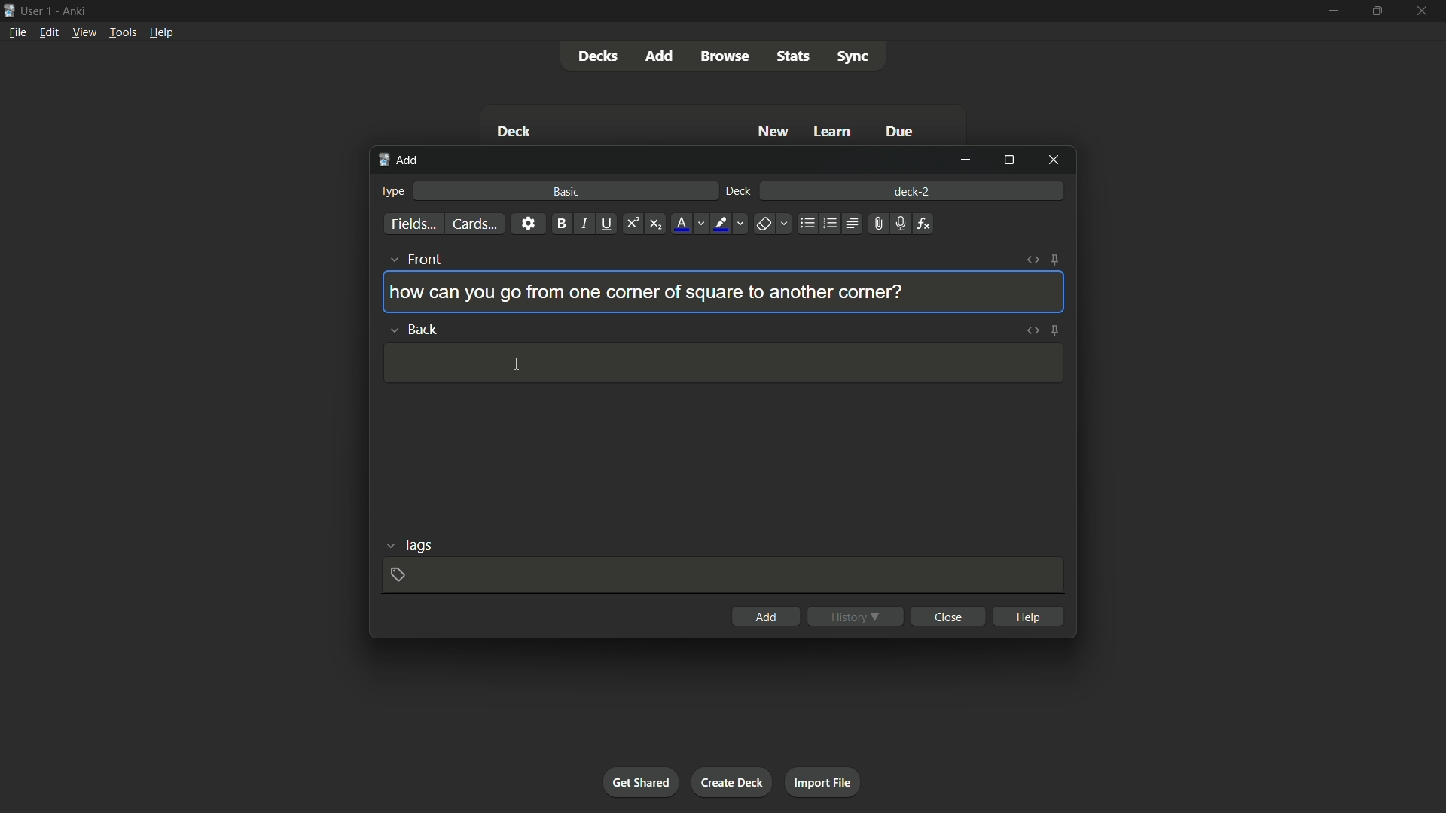 The height and width of the screenshot is (813, 1446). What do you see at coordinates (655, 224) in the screenshot?
I see `subscript` at bounding box center [655, 224].